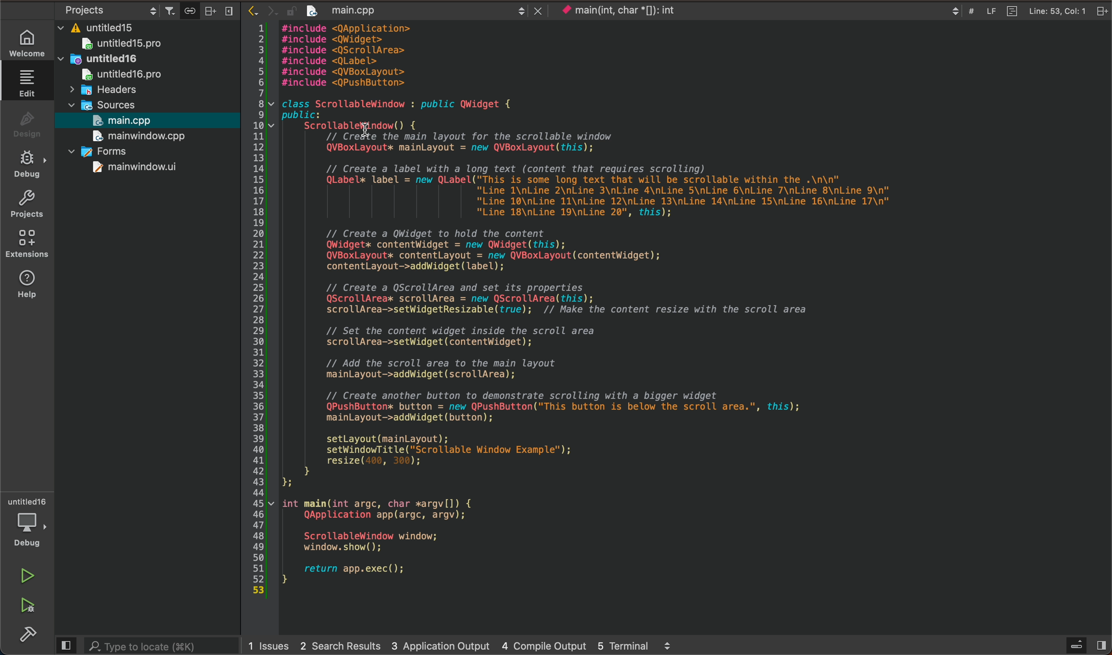 Image resolution: width=1112 pixels, height=655 pixels. Describe the element at coordinates (231, 11) in the screenshot. I see `close` at that location.